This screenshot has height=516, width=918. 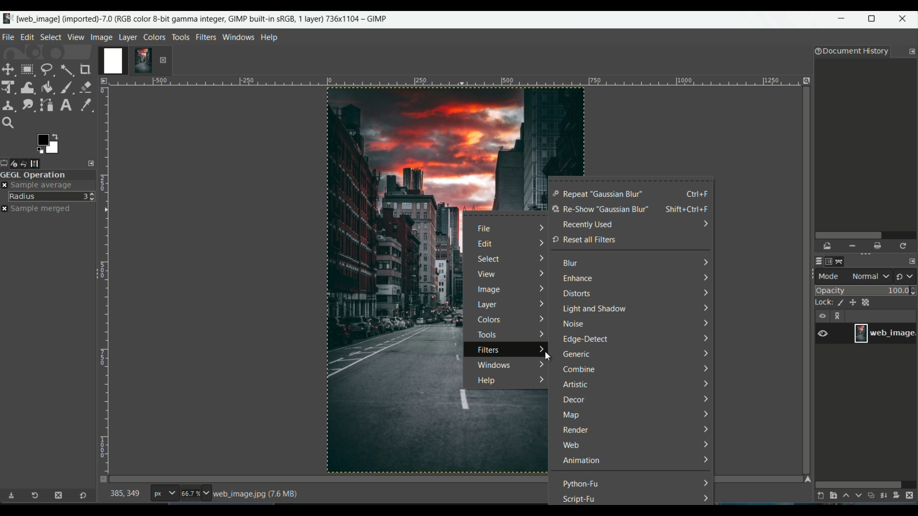 I want to click on paintbrush tool, so click(x=66, y=86).